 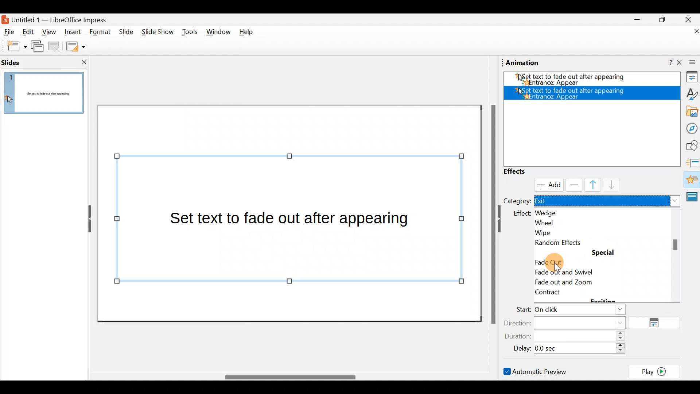 What do you see at coordinates (691, 146) in the screenshot?
I see `Shapes` at bounding box center [691, 146].